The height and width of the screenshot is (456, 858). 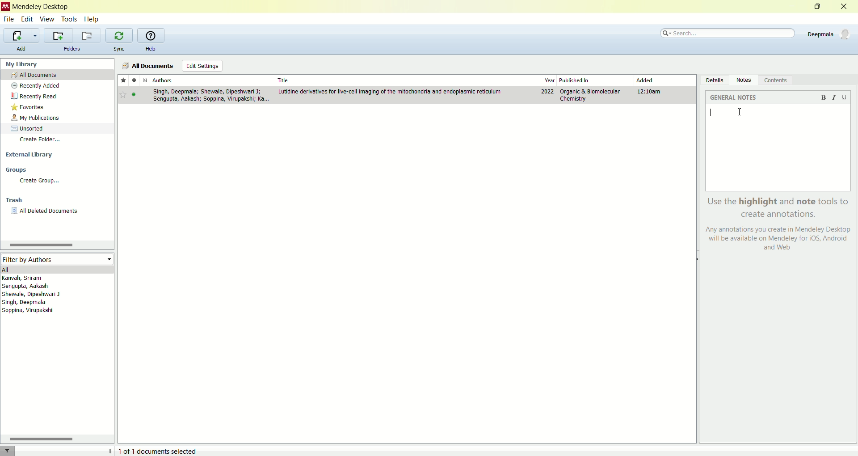 What do you see at coordinates (119, 48) in the screenshot?
I see `sync` at bounding box center [119, 48].